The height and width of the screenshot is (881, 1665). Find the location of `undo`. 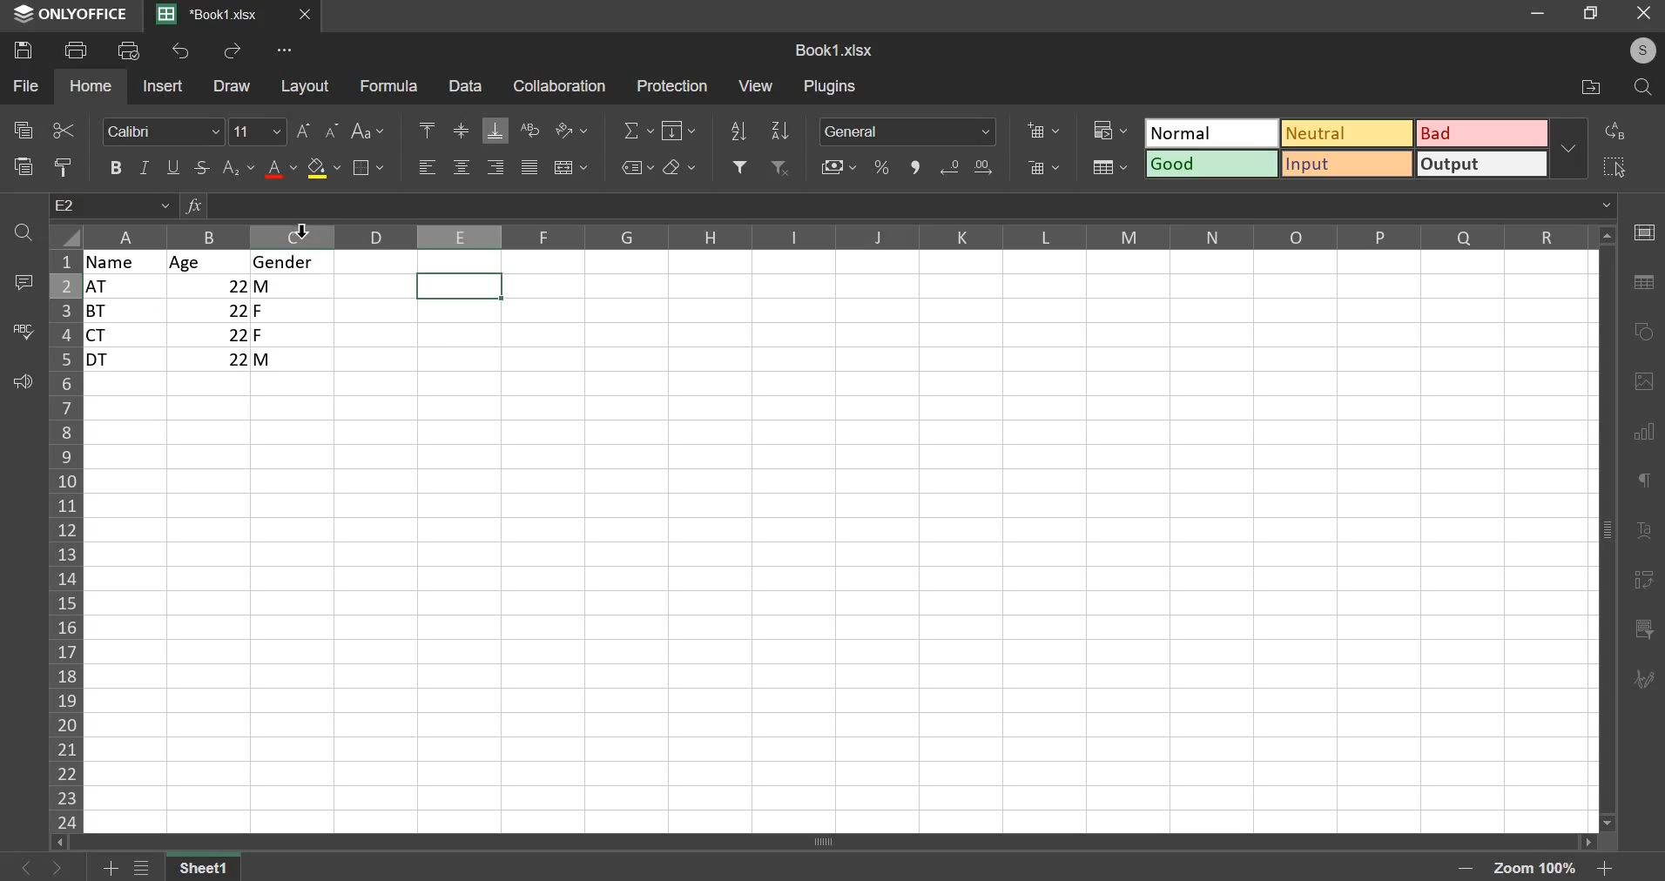

undo is located at coordinates (181, 51).